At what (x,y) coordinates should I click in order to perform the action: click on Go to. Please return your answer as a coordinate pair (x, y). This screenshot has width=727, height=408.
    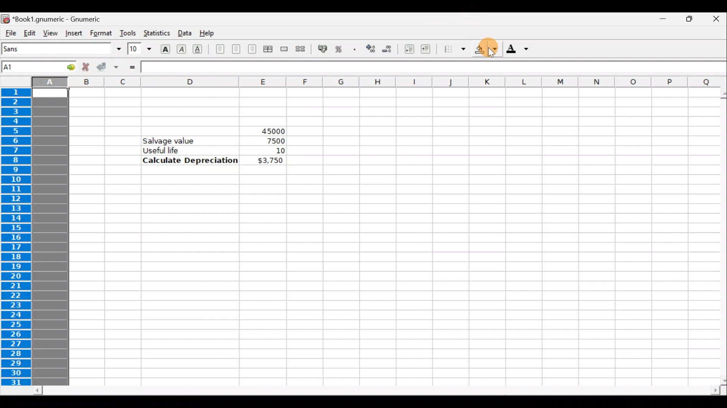
    Looking at the image, I should click on (66, 66).